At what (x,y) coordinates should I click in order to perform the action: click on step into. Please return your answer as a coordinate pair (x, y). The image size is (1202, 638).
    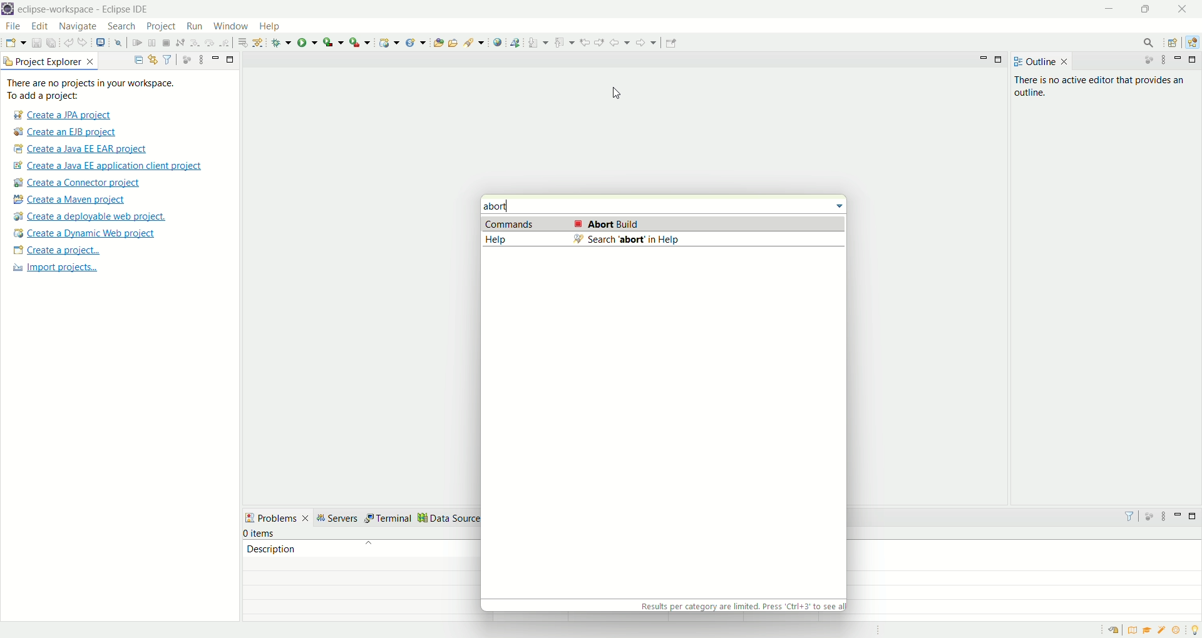
    Looking at the image, I should click on (193, 41).